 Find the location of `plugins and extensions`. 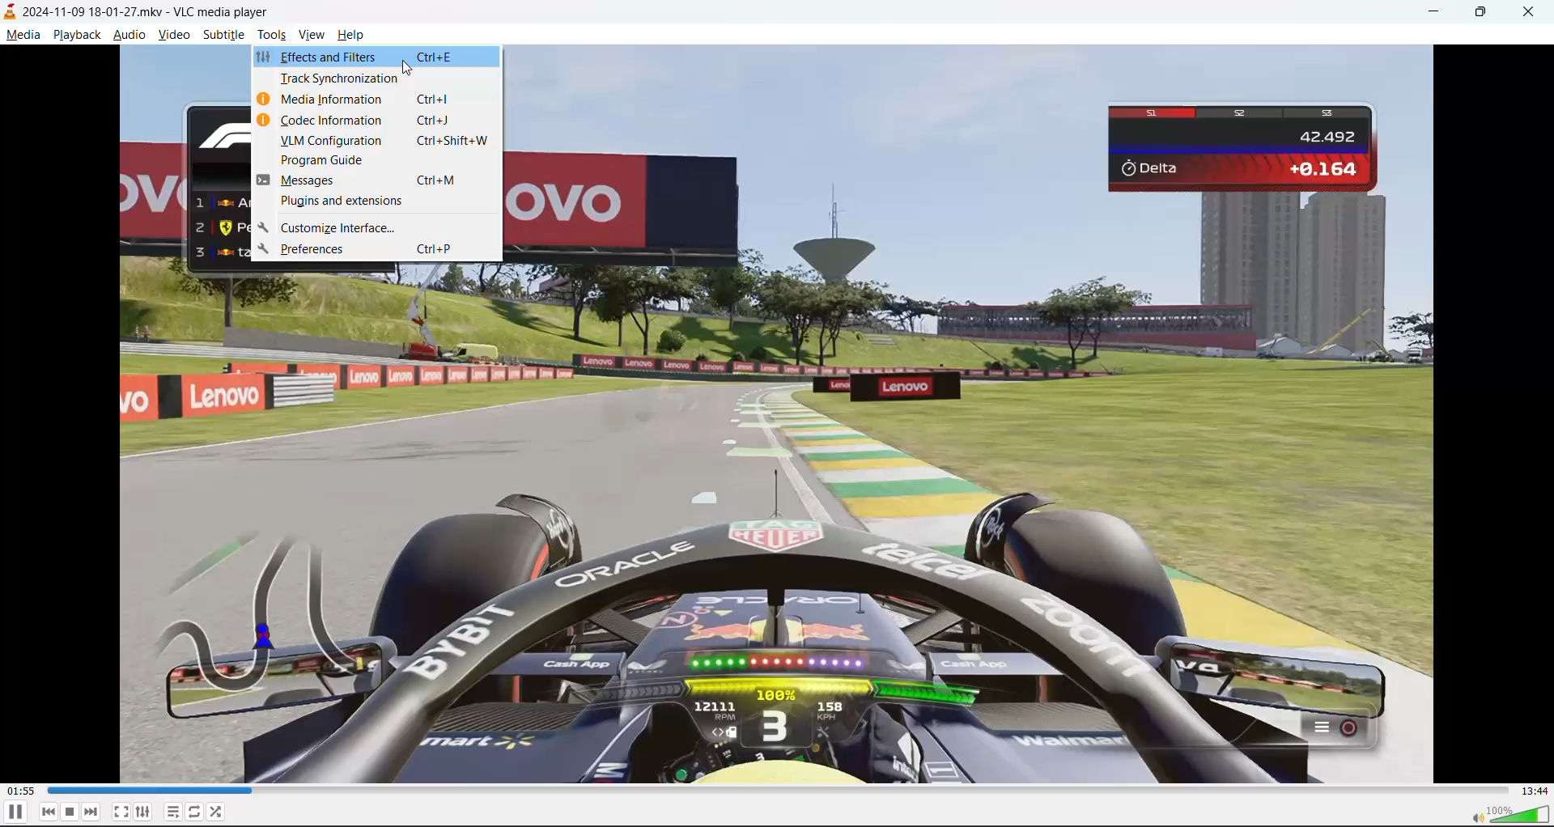

plugins and extensions is located at coordinates (376, 202).